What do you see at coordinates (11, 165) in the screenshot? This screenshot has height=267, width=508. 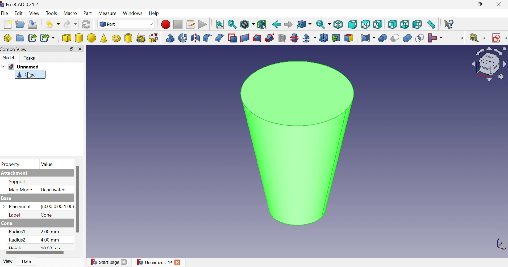 I see `Property` at bounding box center [11, 165].